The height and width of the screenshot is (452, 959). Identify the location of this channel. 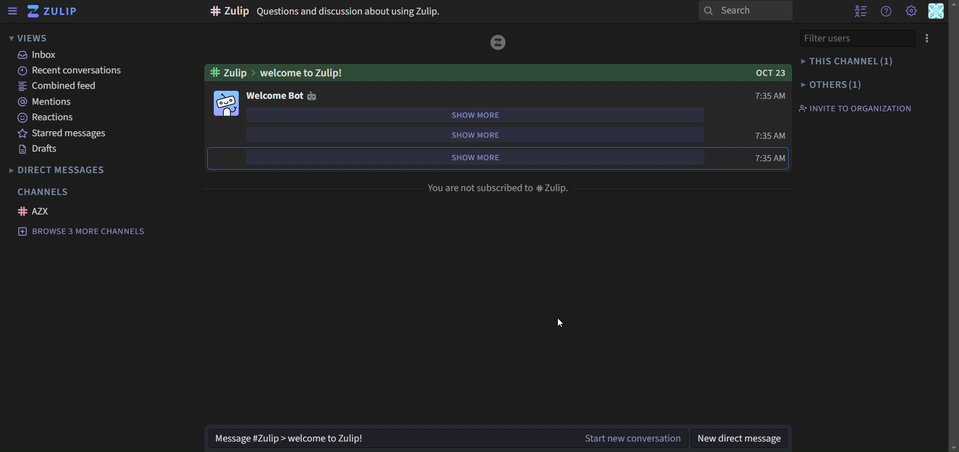
(846, 60).